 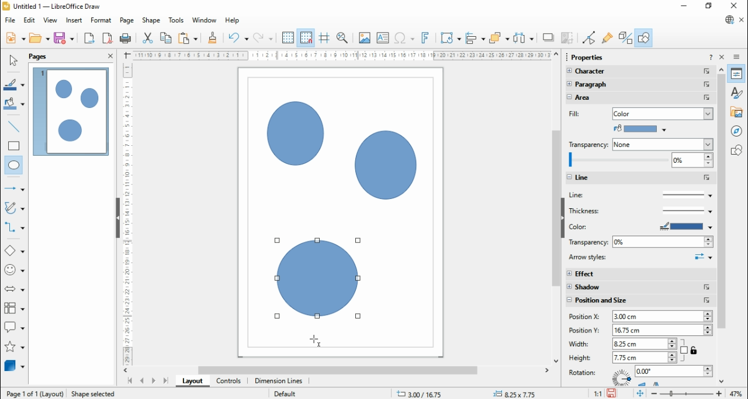 What do you see at coordinates (562, 218) in the screenshot?
I see `hide` at bounding box center [562, 218].